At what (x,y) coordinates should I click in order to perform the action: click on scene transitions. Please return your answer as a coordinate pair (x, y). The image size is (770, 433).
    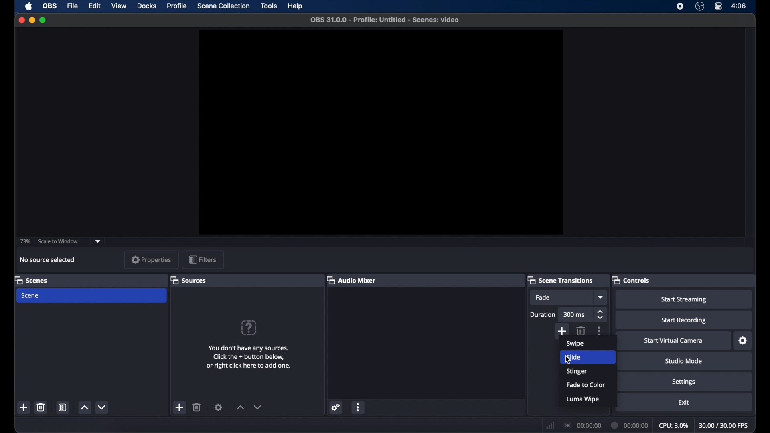
    Looking at the image, I should click on (561, 280).